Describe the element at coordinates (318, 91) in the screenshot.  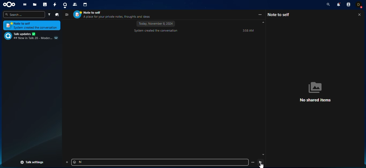
I see `no shared items` at that location.